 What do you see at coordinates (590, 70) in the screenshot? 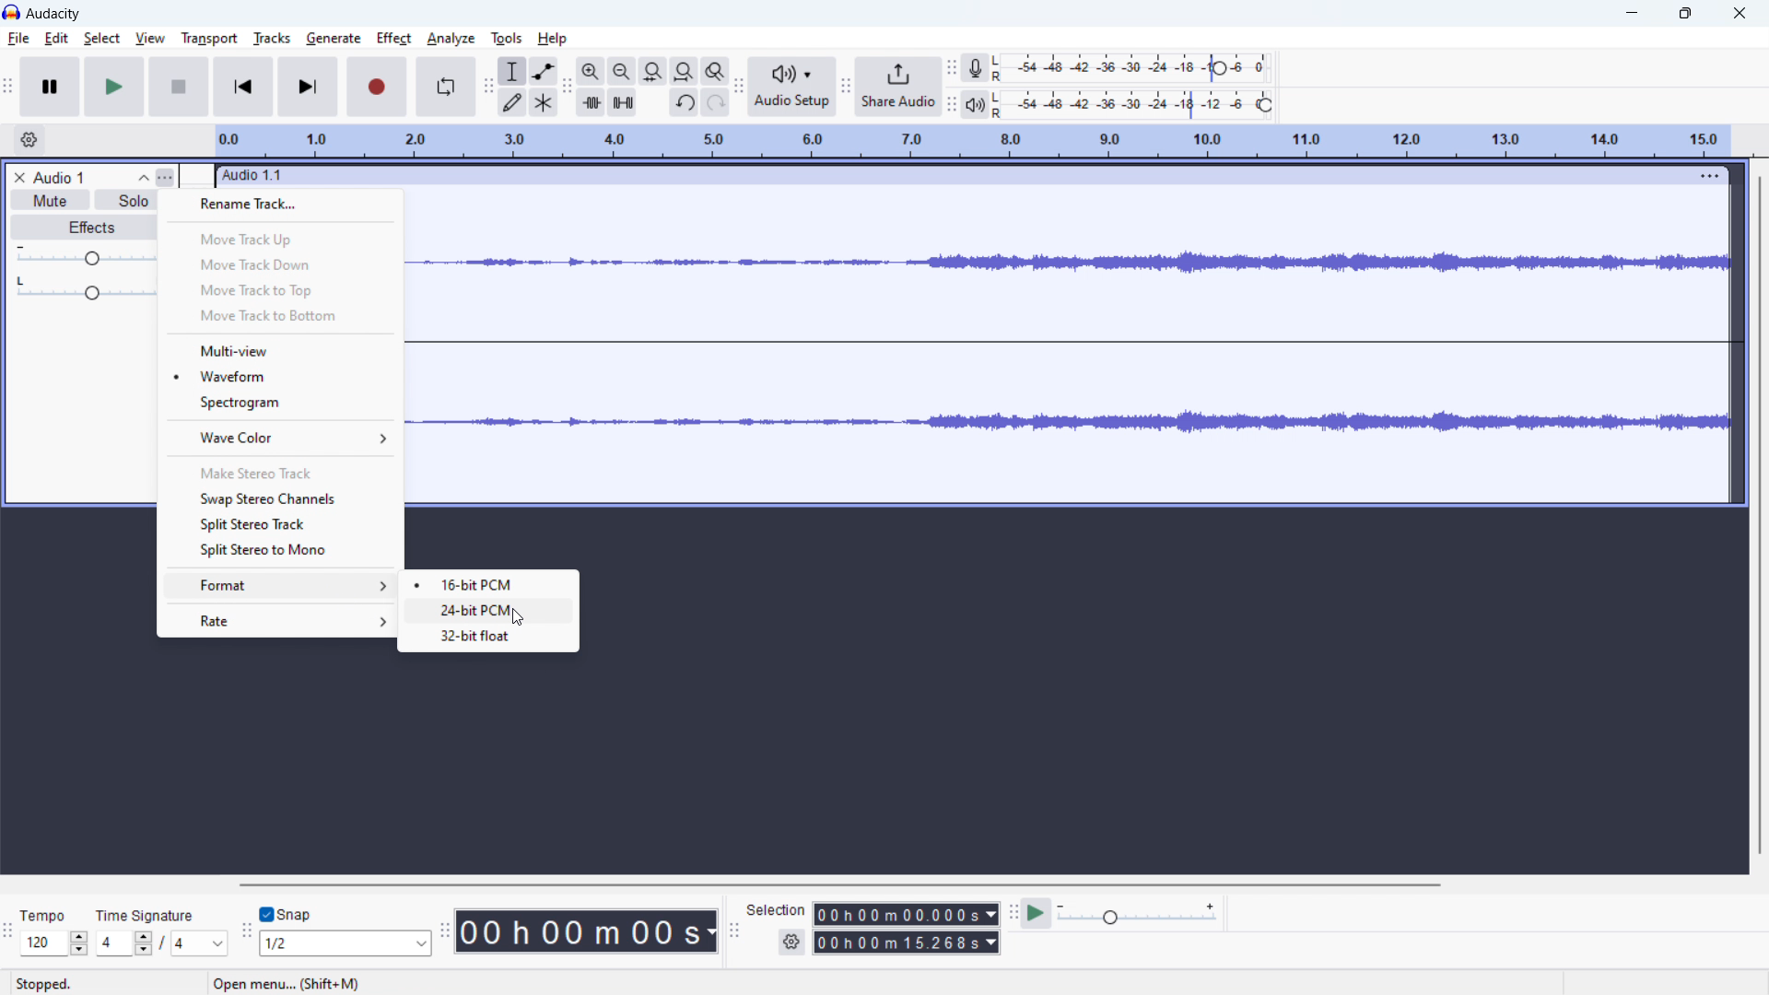
I see `zoom in` at bounding box center [590, 70].